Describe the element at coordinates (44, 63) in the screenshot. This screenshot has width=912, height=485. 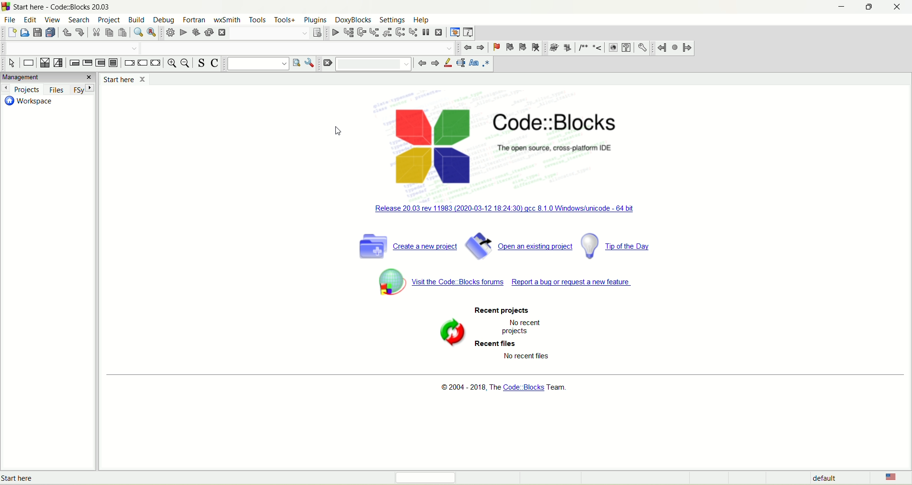
I see `decision` at that location.